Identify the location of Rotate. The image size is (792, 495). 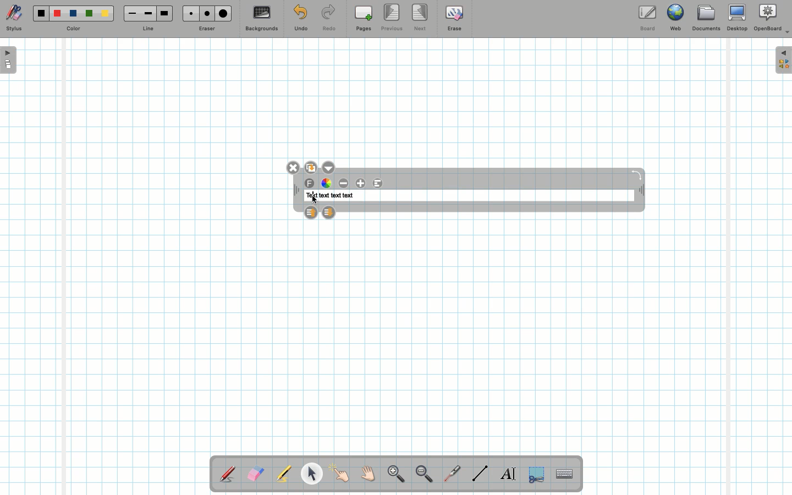
(636, 174).